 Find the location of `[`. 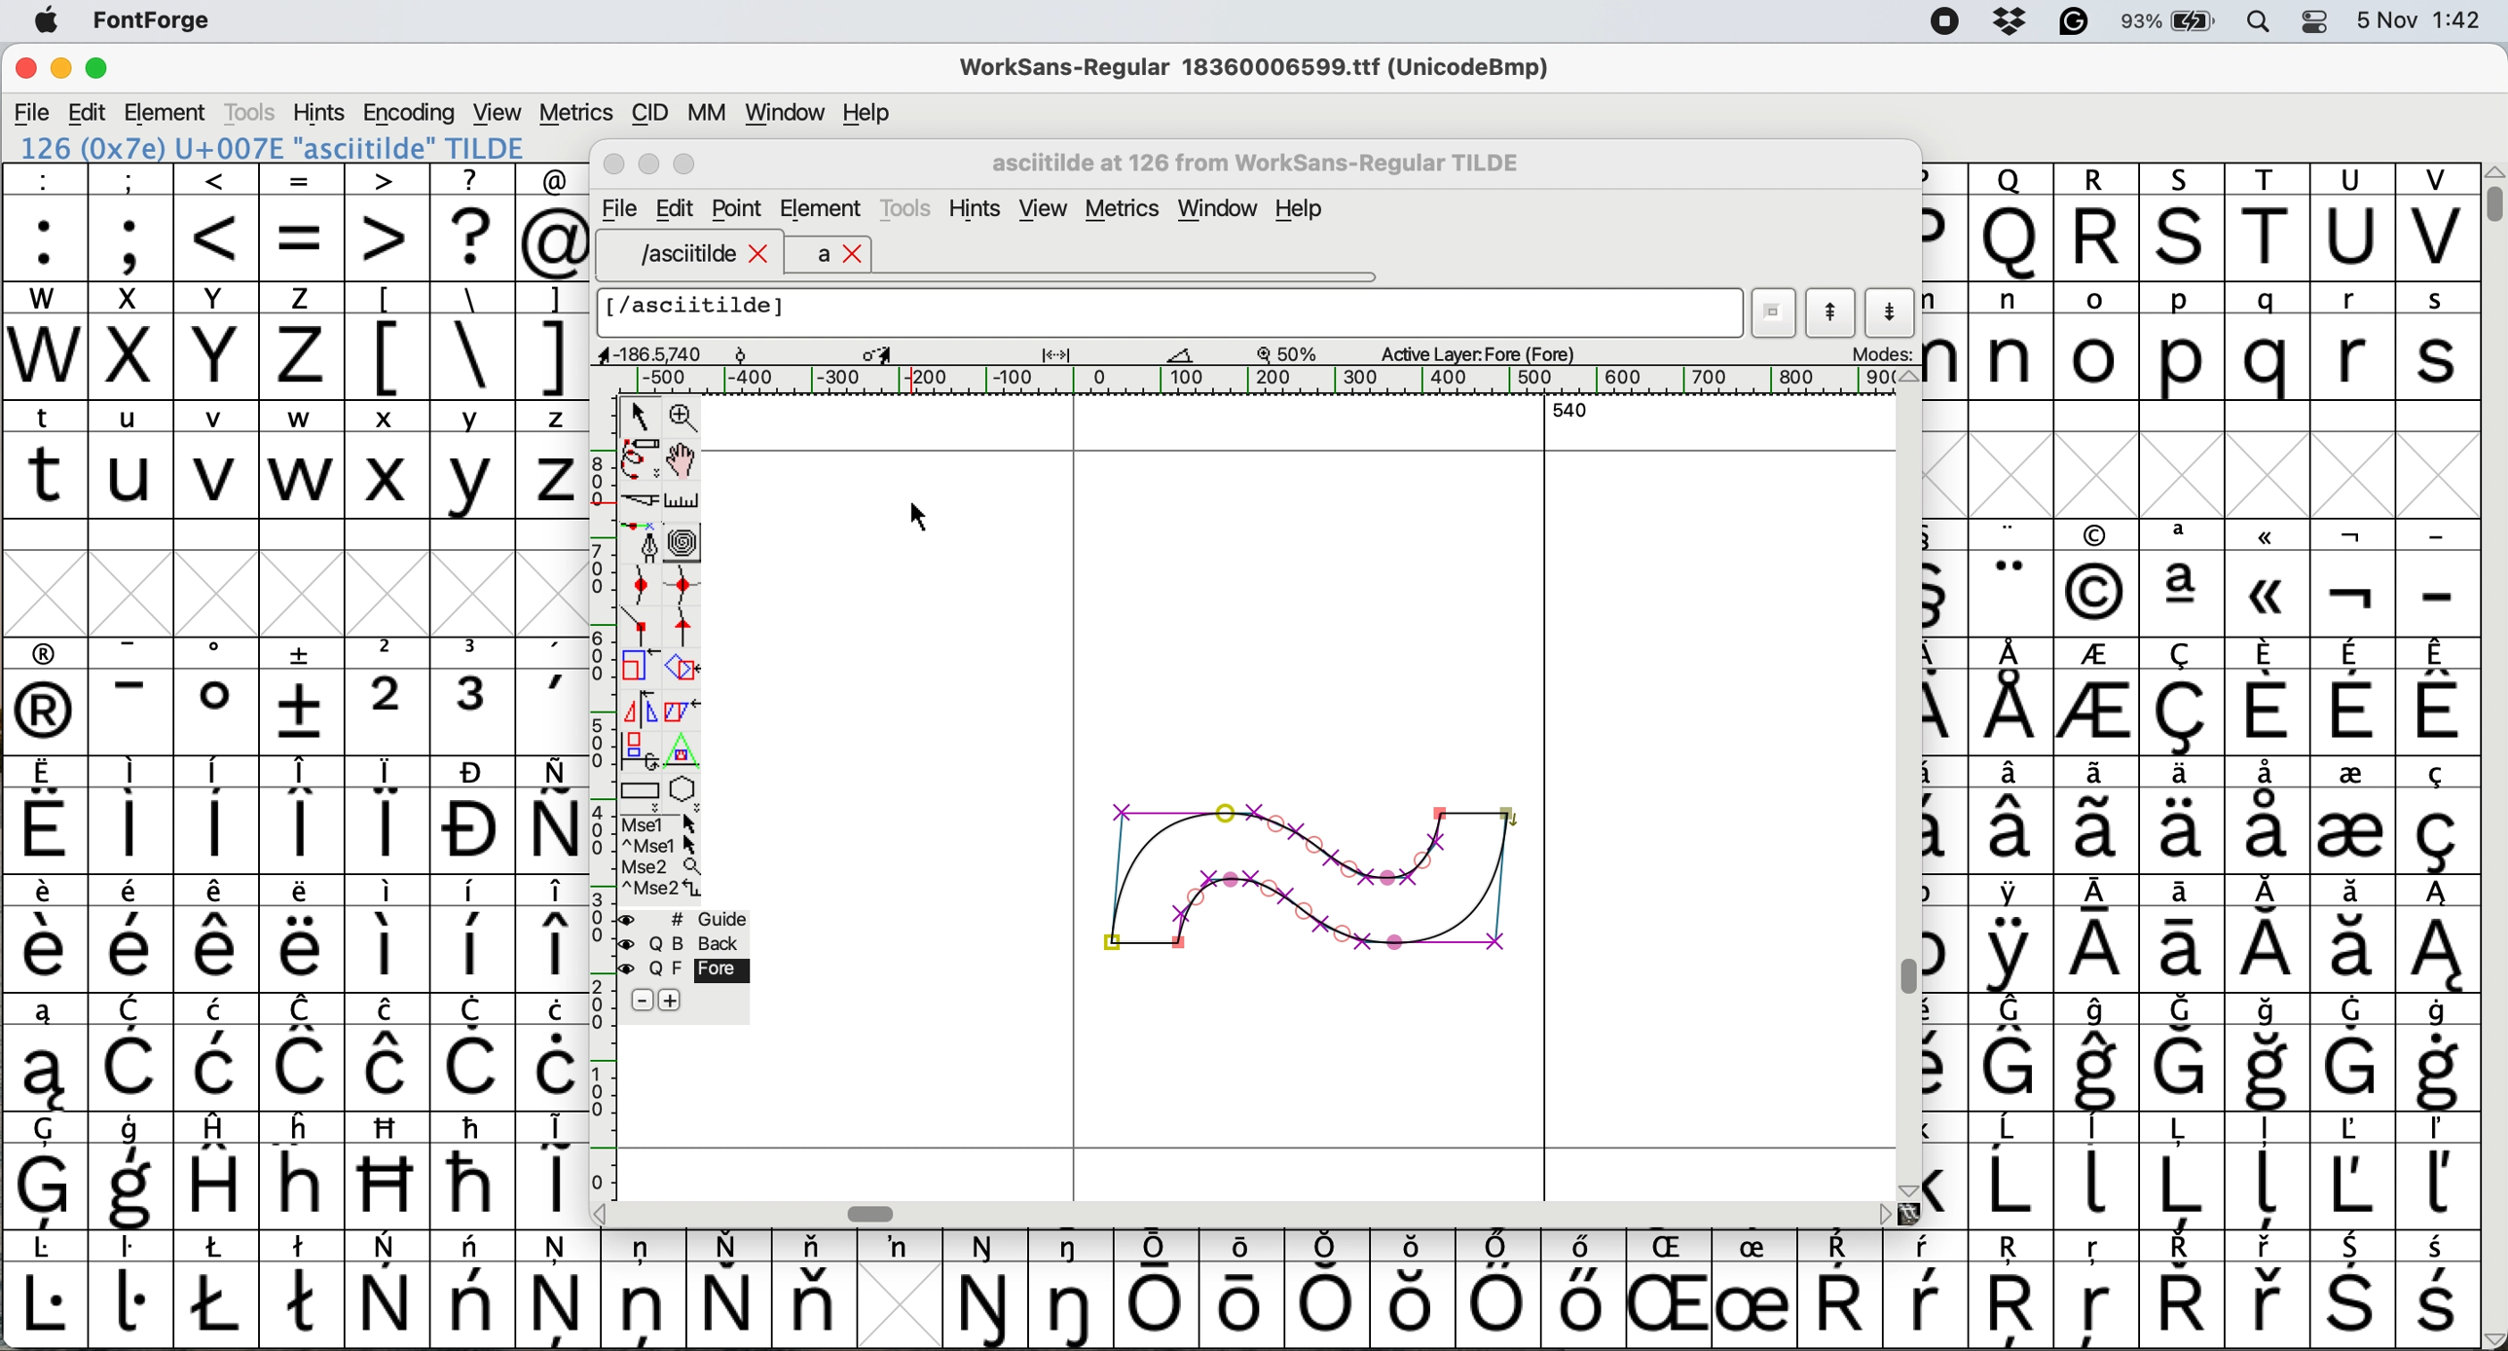

[ is located at coordinates (388, 341).